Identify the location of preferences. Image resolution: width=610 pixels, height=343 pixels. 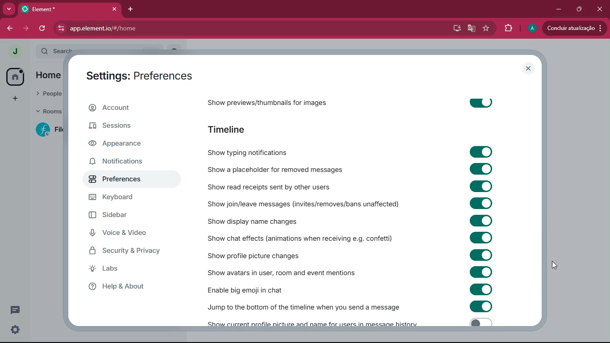
(125, 179).